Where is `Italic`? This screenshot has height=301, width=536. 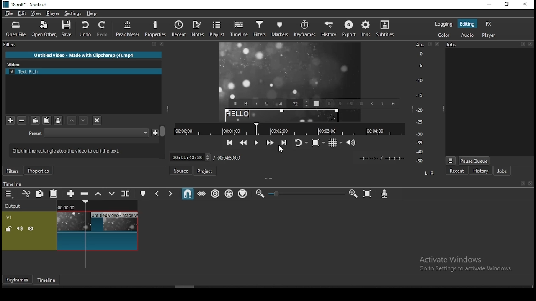 Italic is located at coordinates (256, 103).